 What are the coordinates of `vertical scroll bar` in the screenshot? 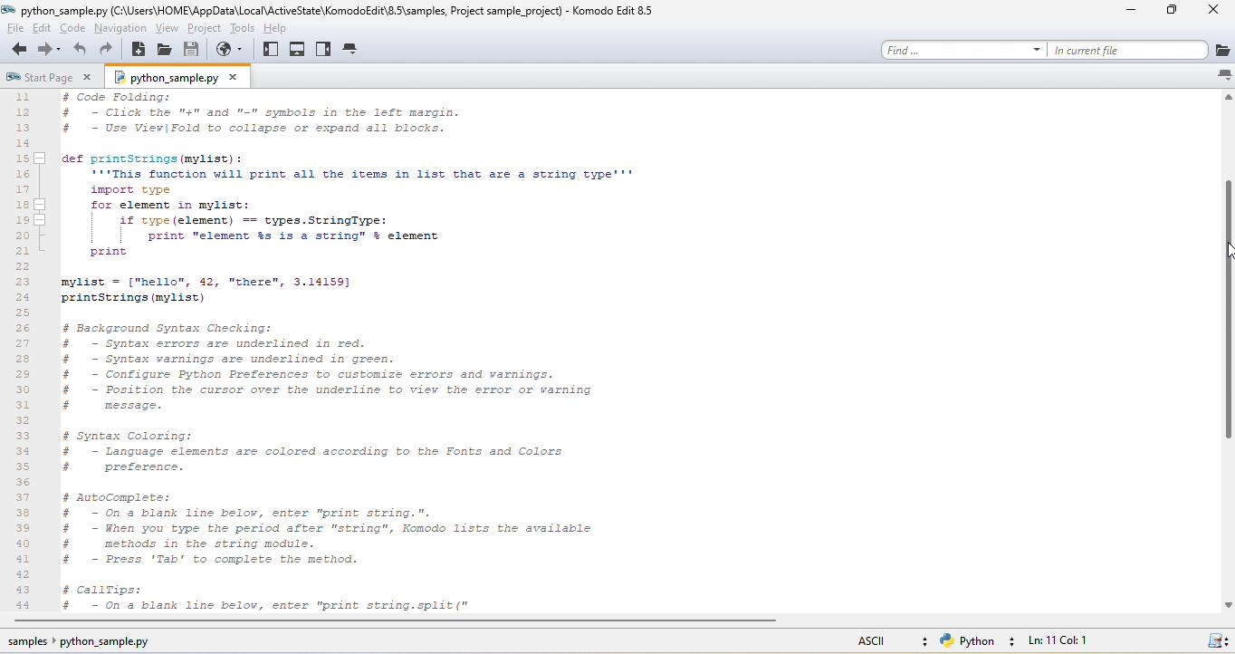 It's located at (1227, 310).